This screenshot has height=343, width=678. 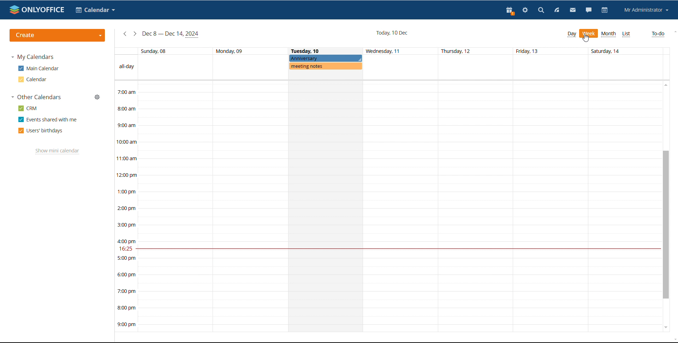 What do you see at coordinates (609, 34) in the screenshot?
I see `month view` at bounding box center [609, 34].